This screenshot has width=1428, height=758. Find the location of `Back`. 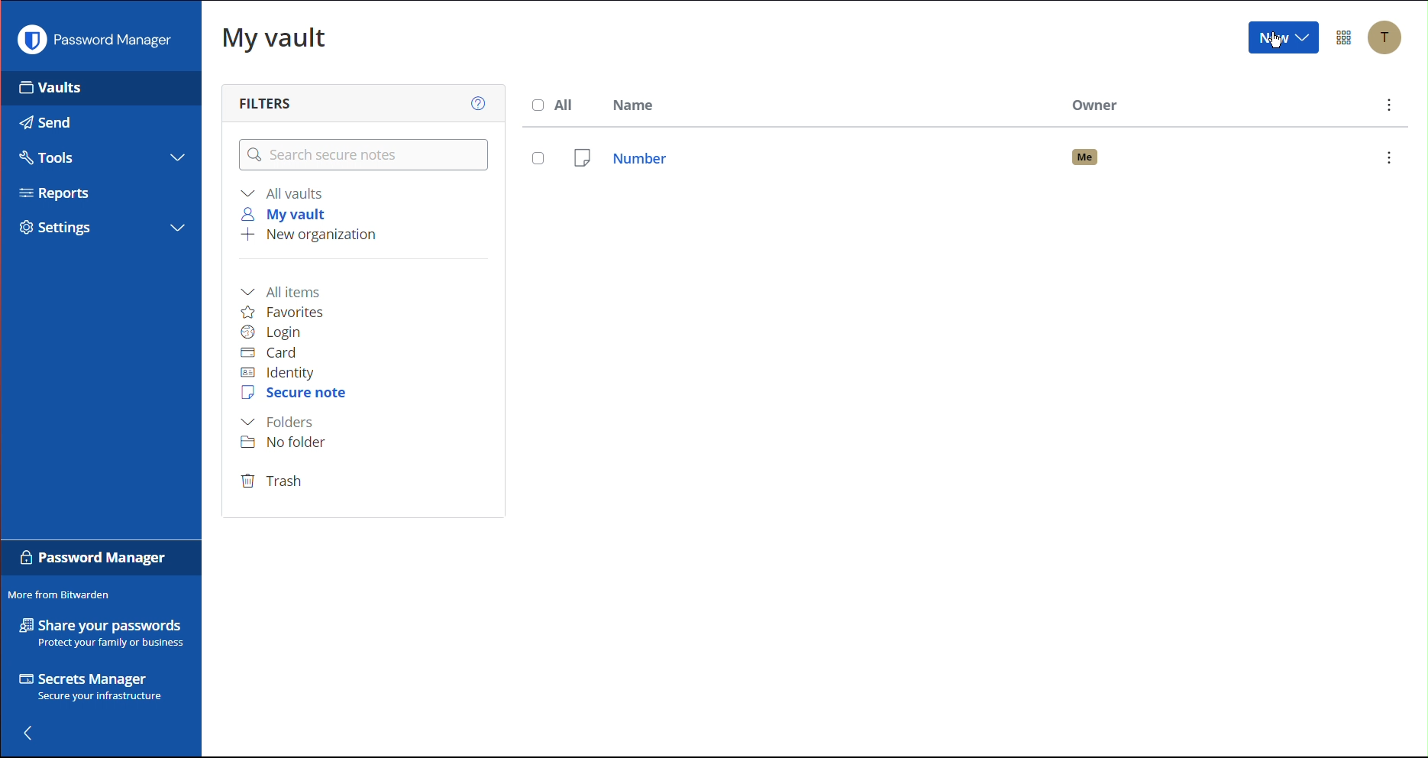

Back is located at coordinates (39, 733).